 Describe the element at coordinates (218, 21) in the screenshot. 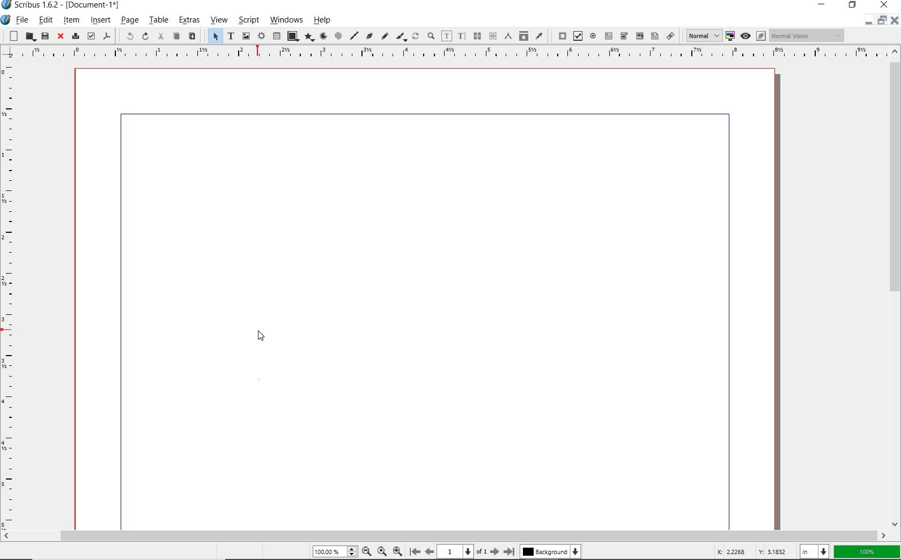

I see `view` at that location.